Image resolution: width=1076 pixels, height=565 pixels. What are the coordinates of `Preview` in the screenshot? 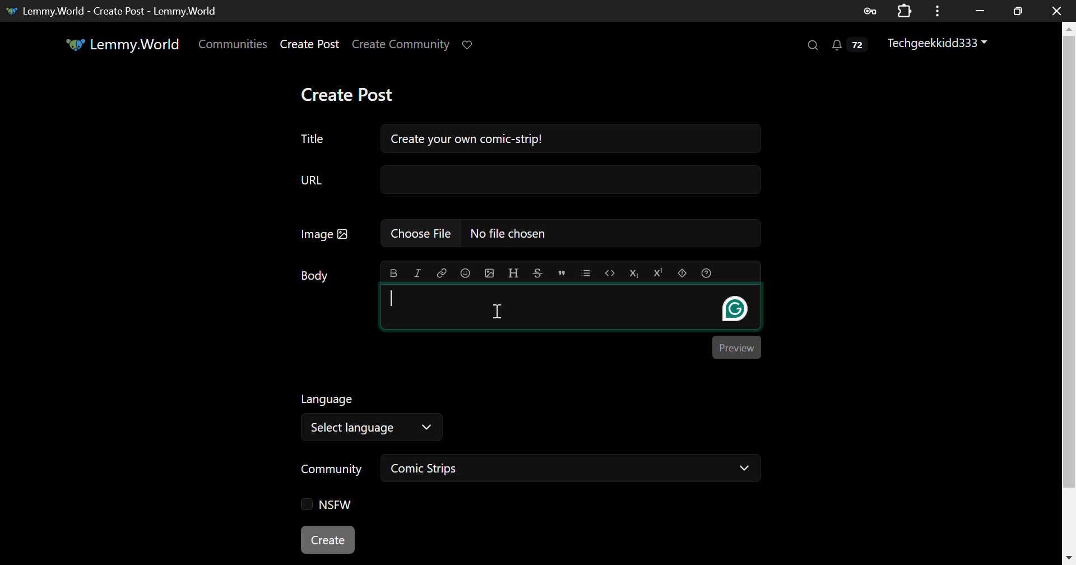 It's located at (735, 345).